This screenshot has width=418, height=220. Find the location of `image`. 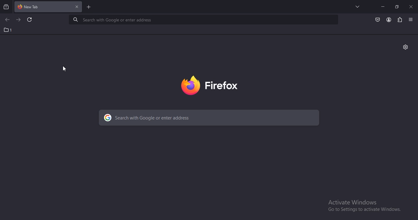

image is located at coordinates (216, 84).